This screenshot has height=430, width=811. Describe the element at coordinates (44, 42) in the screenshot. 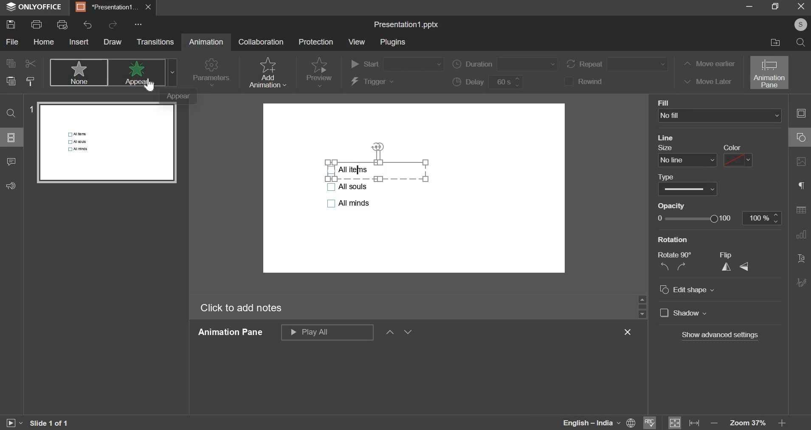

I see `home` at that location.